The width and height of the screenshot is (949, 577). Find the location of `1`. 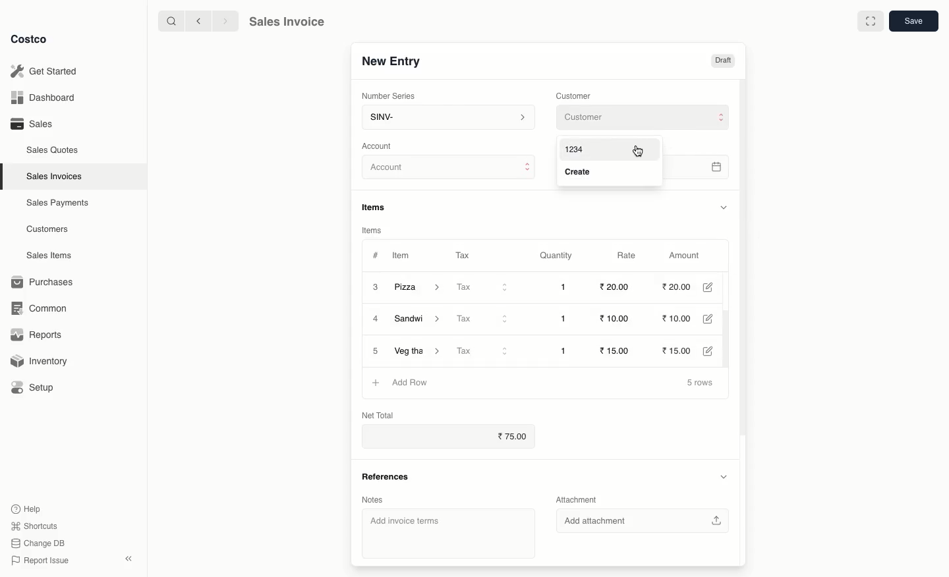

1 is located at coordinates (567, 287).